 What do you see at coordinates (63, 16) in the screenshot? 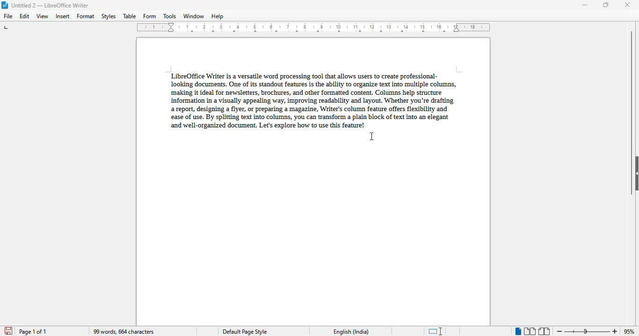
I see `insert` at bounding box center [63, 16].